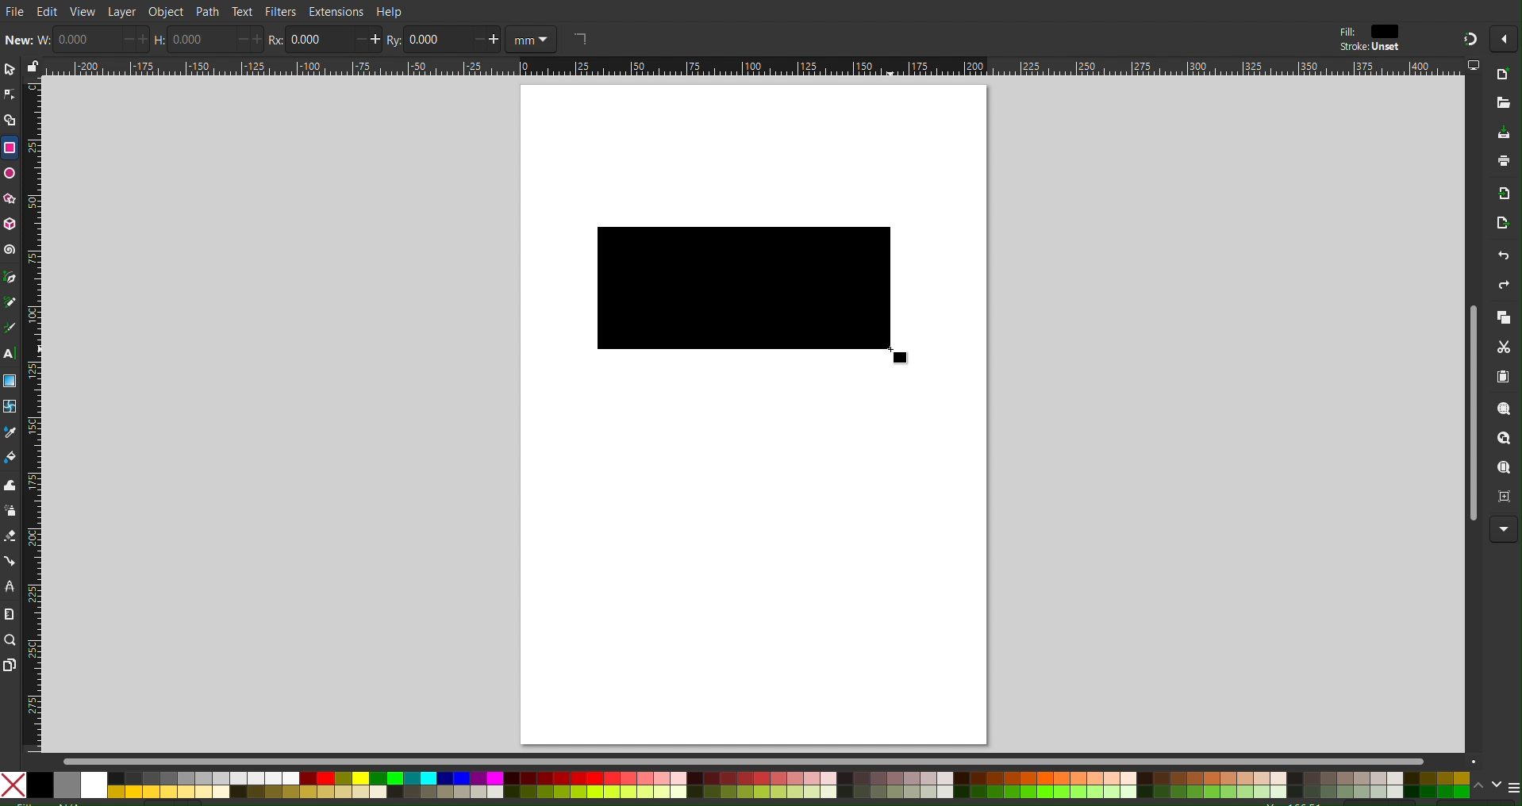  Describe the element at coordinates (1504, 38) in the screenshot. I see `More Options` at that location.